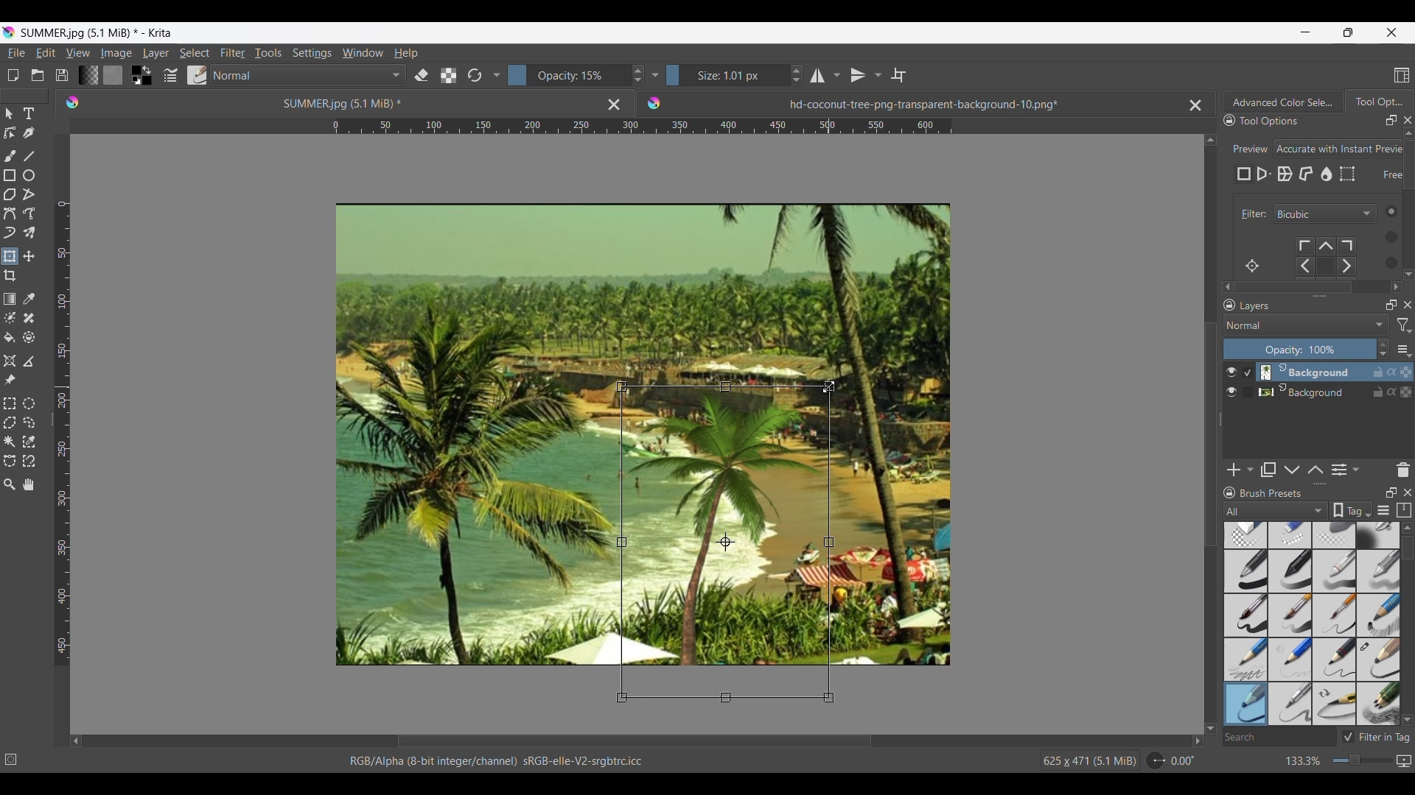 This screenshot has height=795, width=1415. Describe the element at coordinates (1211, 719) in the screenshot. I see `Down` at that location.